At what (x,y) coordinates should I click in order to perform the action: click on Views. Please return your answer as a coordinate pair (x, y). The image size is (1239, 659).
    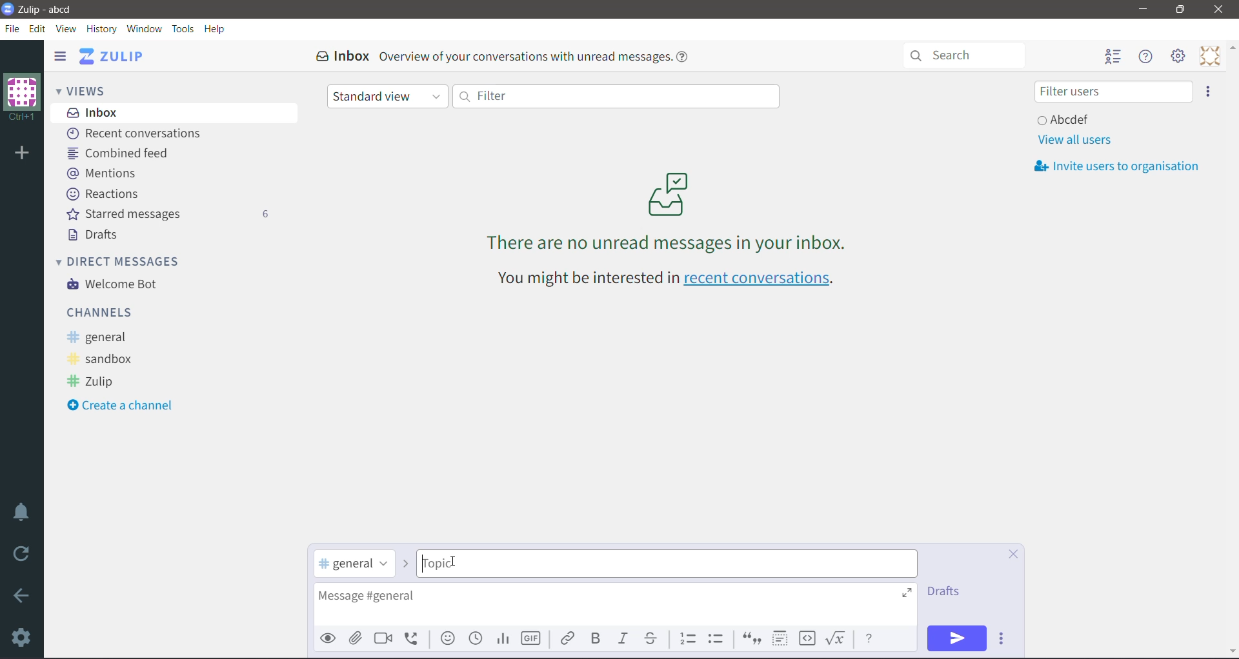
    Looking at the image, I should click on (90, 90).